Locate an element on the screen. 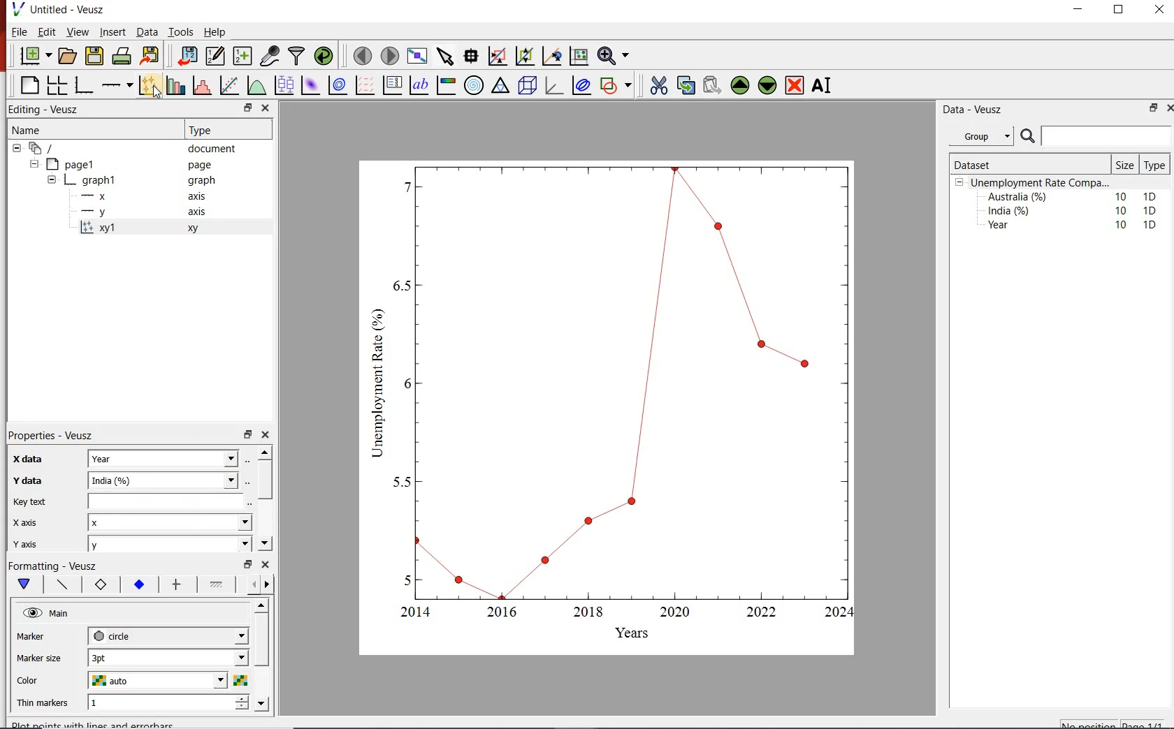 The image size is (1174, 729). scroll bar is located at coordinates (264, 478).